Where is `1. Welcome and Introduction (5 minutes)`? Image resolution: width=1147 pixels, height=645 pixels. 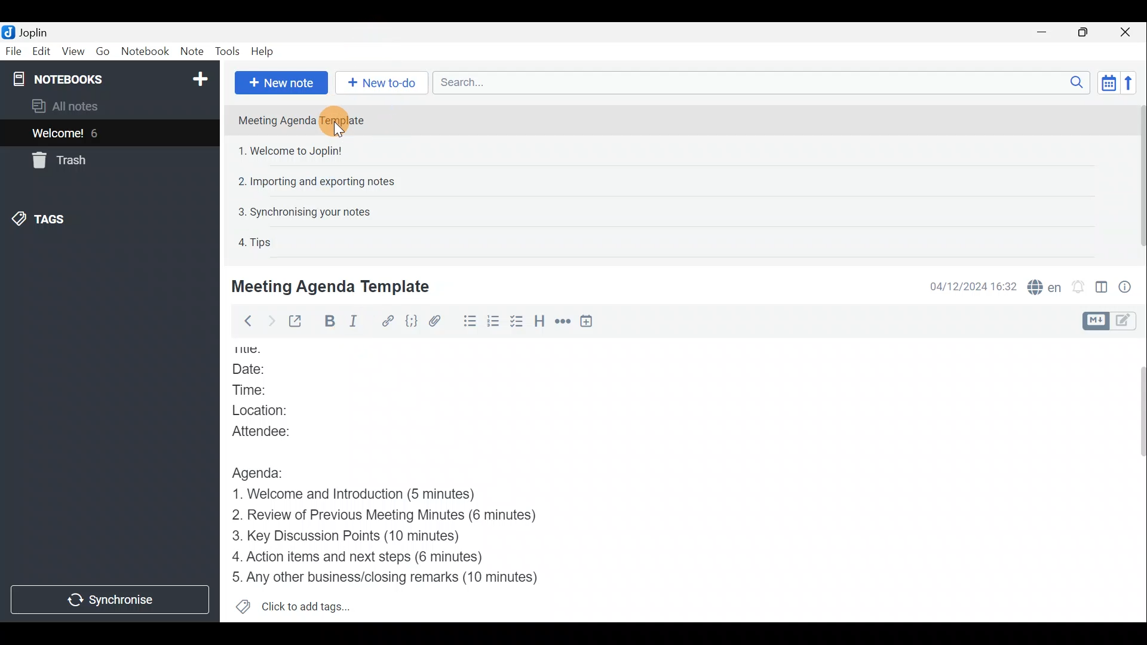
1. Welcome and Introduction (5 minutes) is located at coordinates (373, 495).